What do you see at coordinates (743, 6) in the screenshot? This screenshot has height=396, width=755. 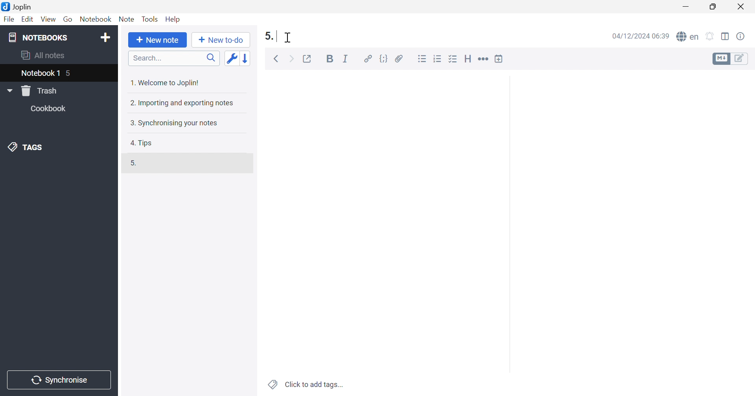 I see `Close` at bounding box center [743, 6].